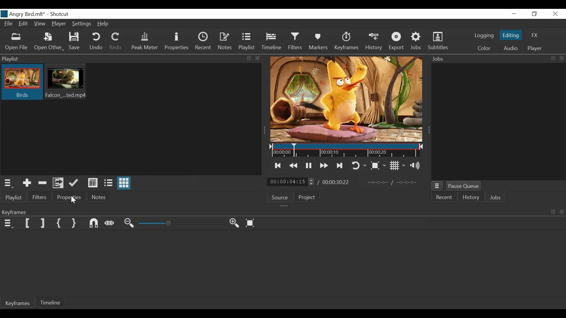  Describe the element at coordinates (251, 223) in the screenshot. I see `Zoom keyframe to fit` at that location.